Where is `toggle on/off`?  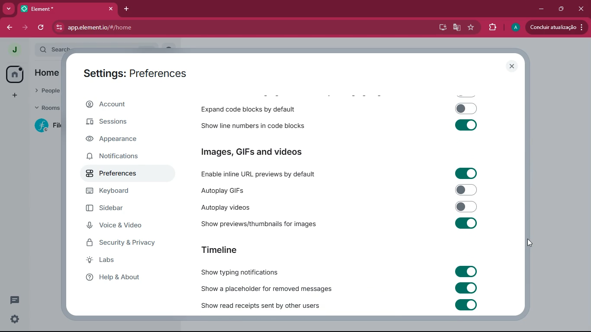
toggle on/off is located at coordinates (466, 271).